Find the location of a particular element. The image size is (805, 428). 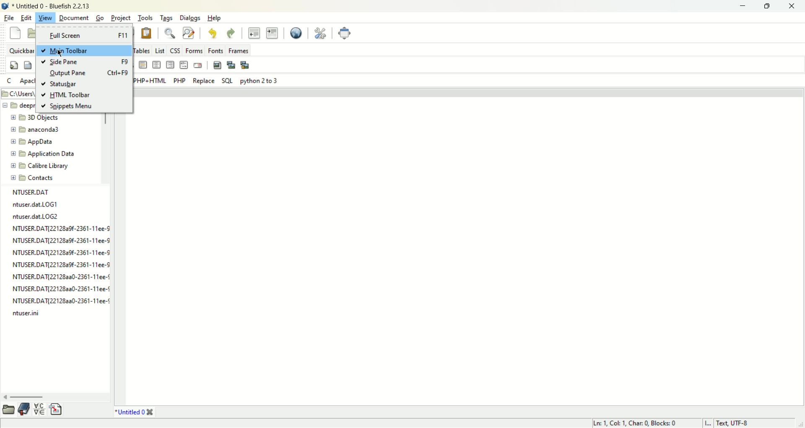

NTUSER.DATI?22128a0f-2361-11ee-C is located at coordinates (64, 252).